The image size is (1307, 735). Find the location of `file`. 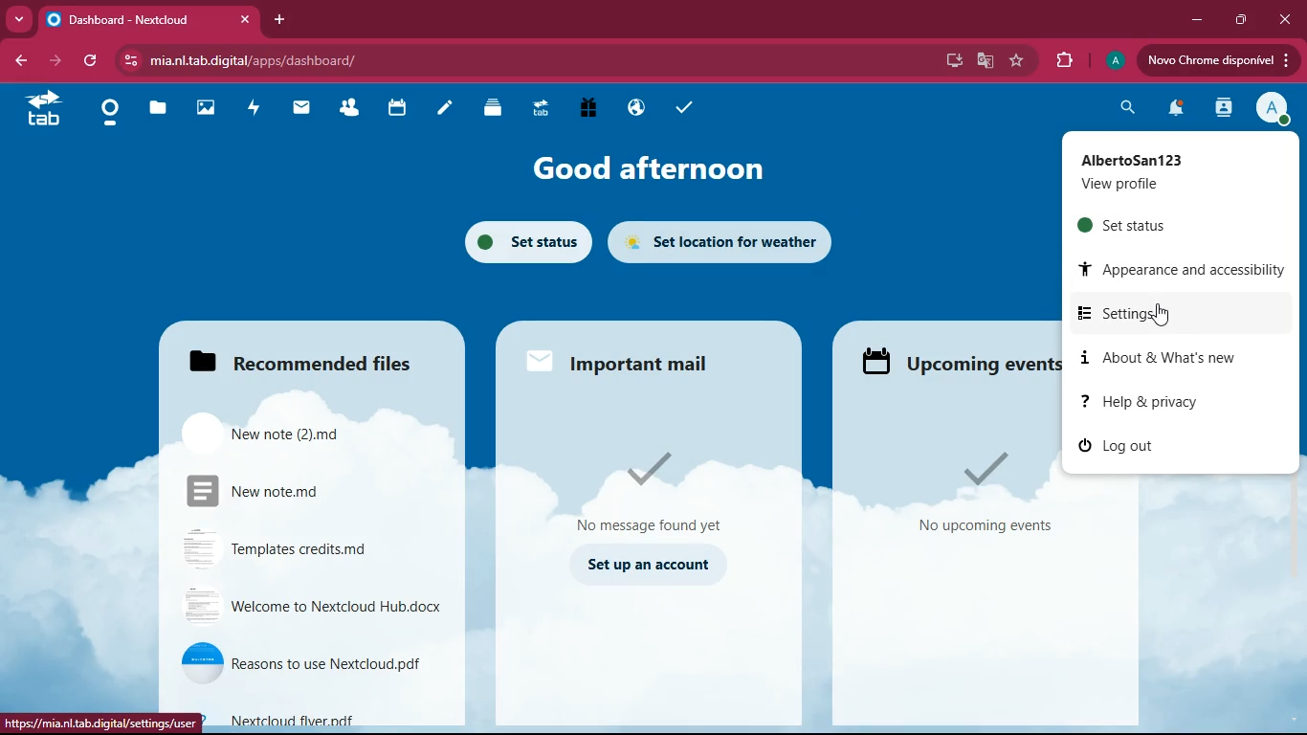

file is located at coordinates (328, 718).